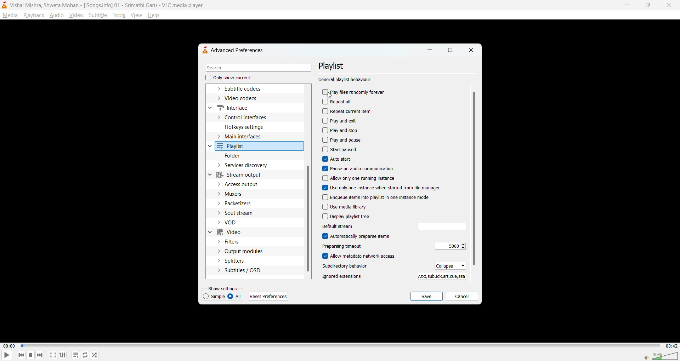  I want to click on folder, so click(234, 156).